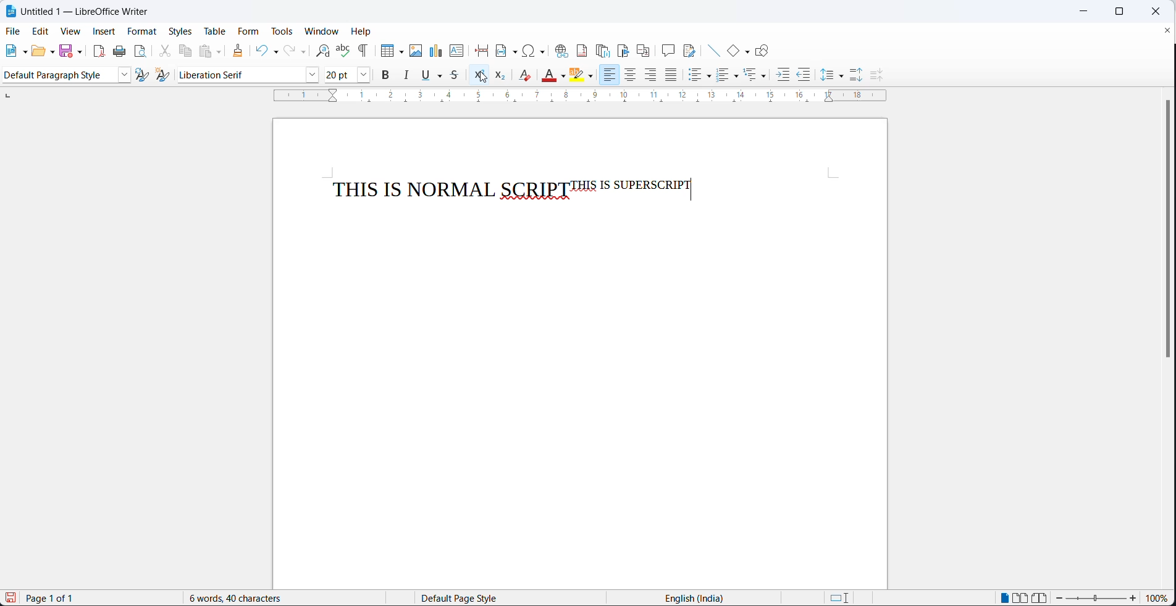 The image size is (1176, 606). I want to click on undo, so click(261, 50).